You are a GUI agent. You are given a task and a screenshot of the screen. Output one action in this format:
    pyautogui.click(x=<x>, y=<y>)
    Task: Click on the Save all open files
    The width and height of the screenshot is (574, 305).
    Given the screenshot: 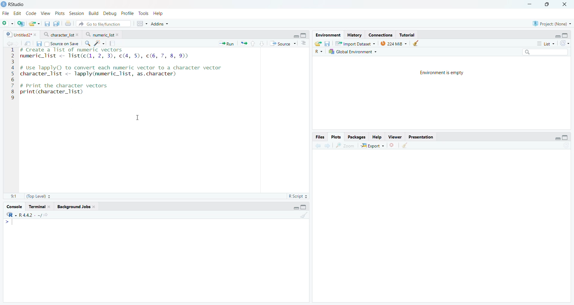 What is the action you would take?
    pyautogui.click(x=57, y=23)
    